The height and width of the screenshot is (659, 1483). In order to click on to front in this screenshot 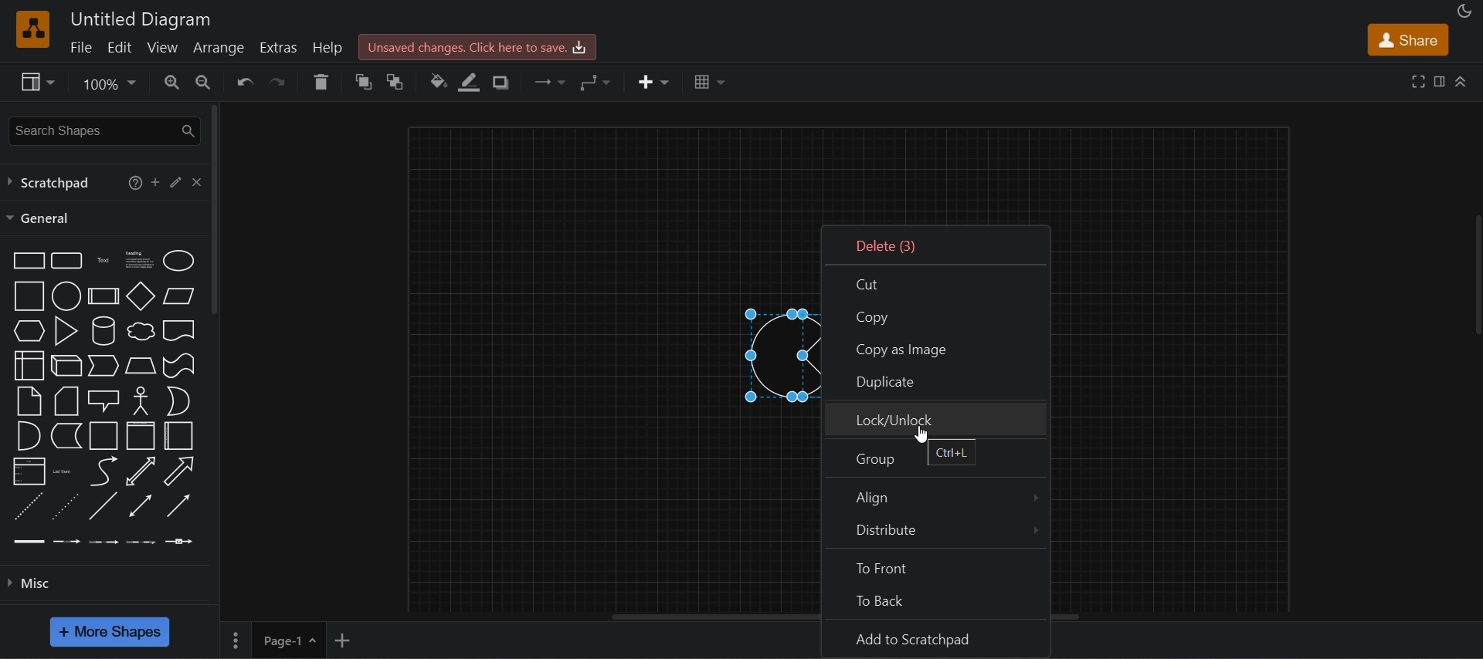, I will do `click(936, 563)`.